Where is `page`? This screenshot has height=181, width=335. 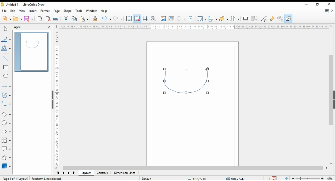 page is located at coordinates (57, 11).